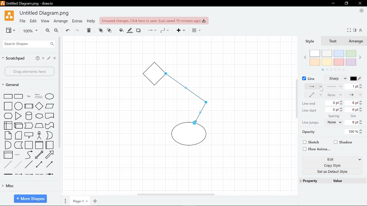  Describe the element at coordinates (120, 30) in the screenshot. I see `Fill color` at that location.